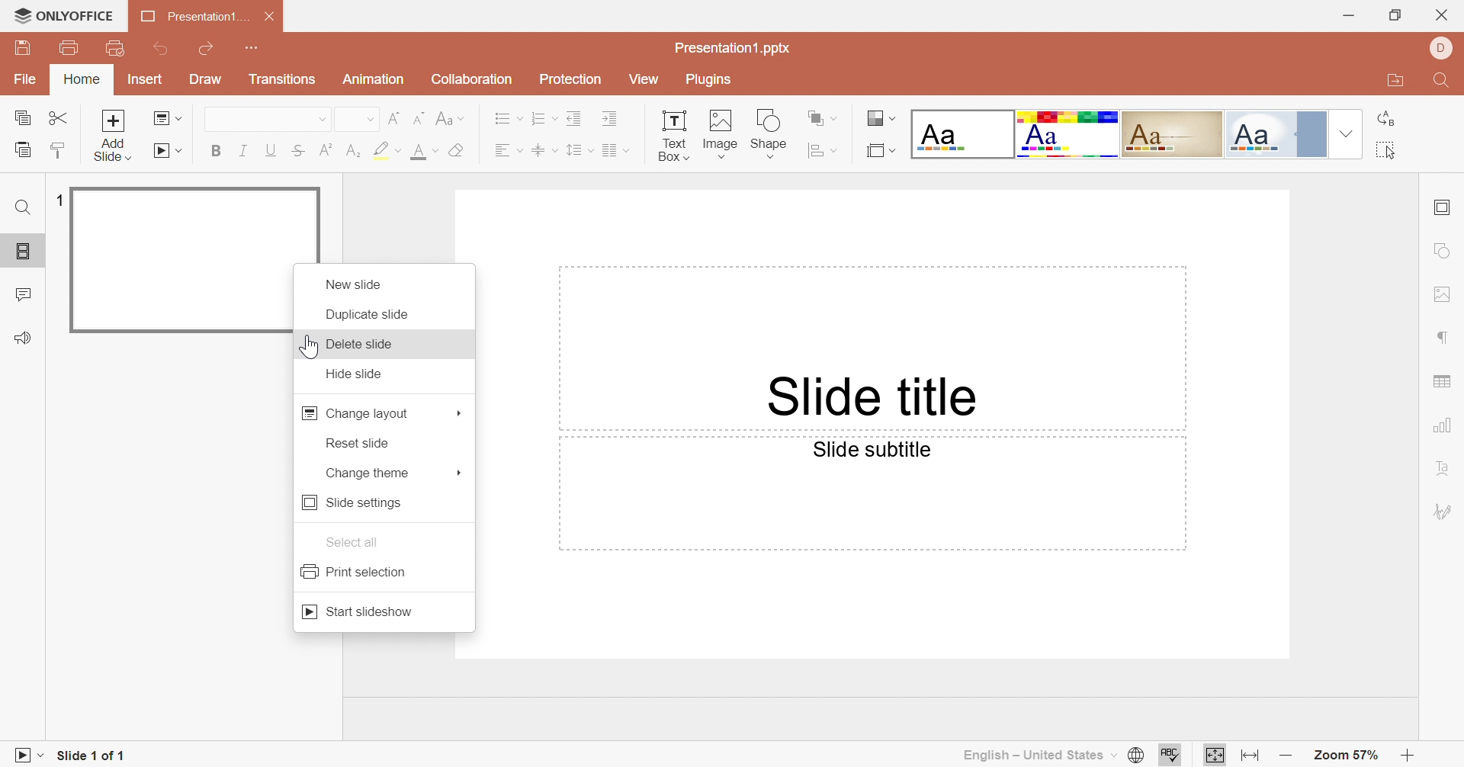 This screenshot has width=1464, height=767. What do you see at coordinates (591, 149) in the screenshot?
I see `Drop Down` at bounding box center [591, 149].